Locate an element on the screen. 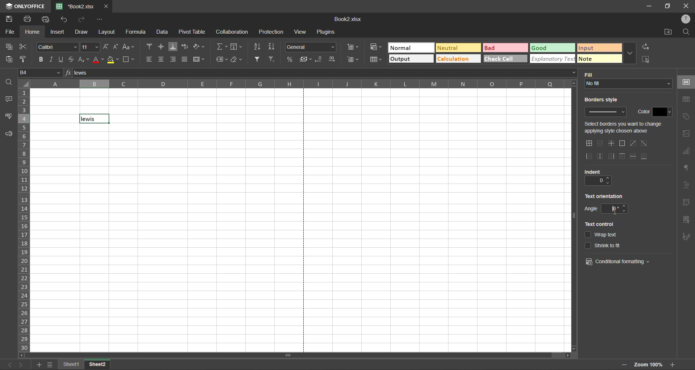 This screenshot has height=370, width=695. align right is located at coordinates (172, 59).